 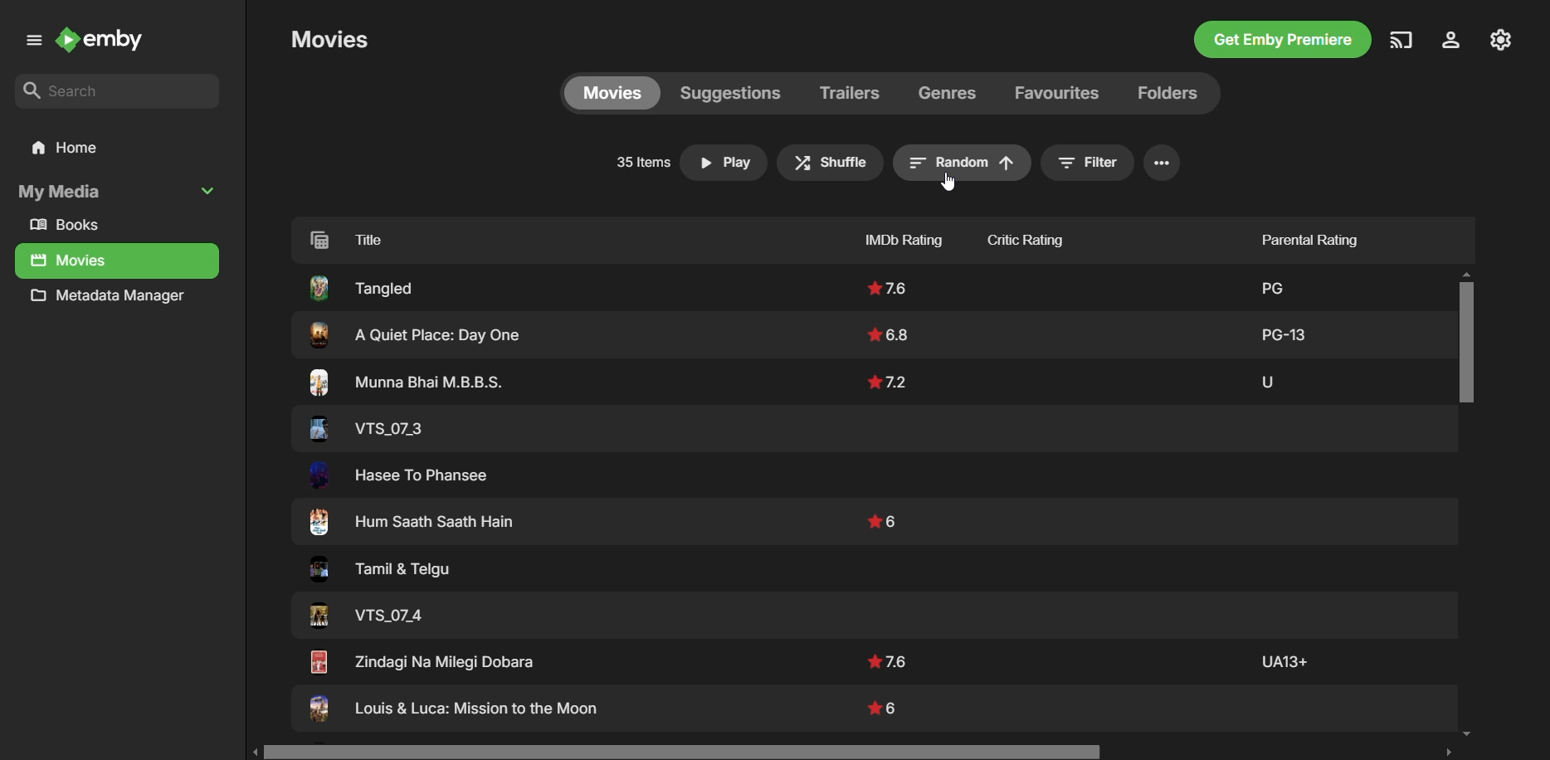 What do you see at coordinates (1266, 379) in the screenshot?
I see `` at bounding box center [1266, 379].